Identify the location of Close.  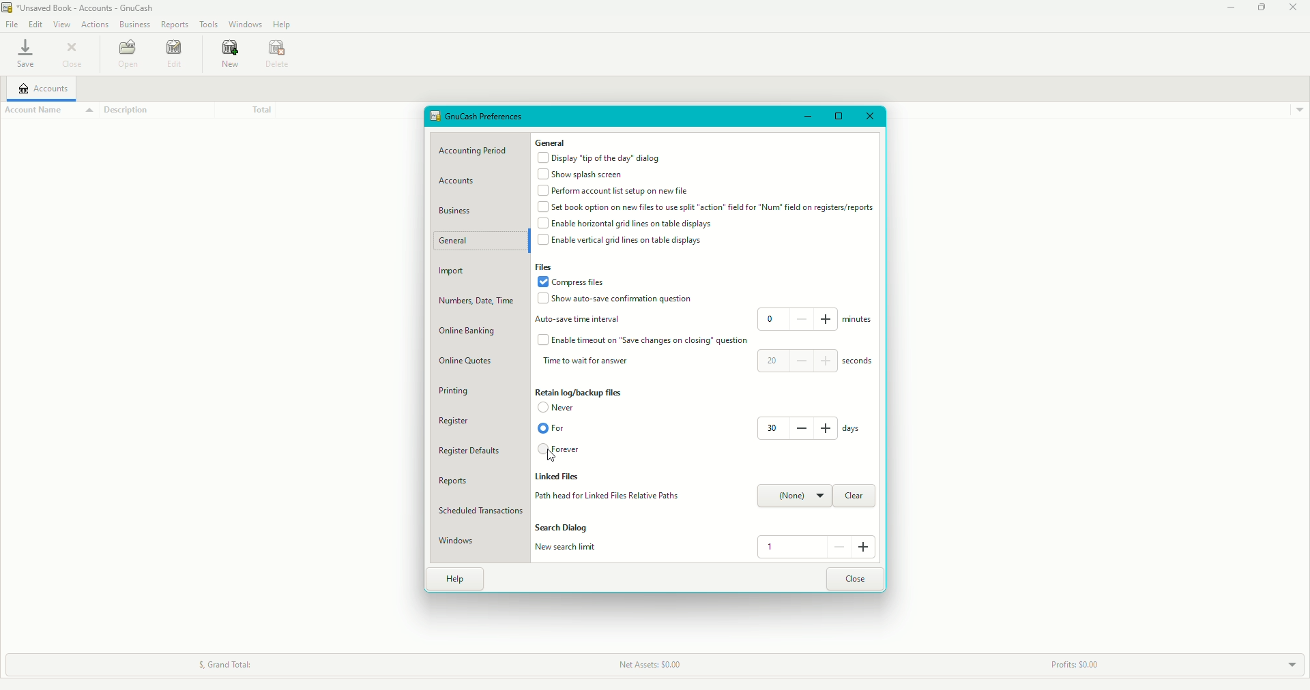
(1294, 8).